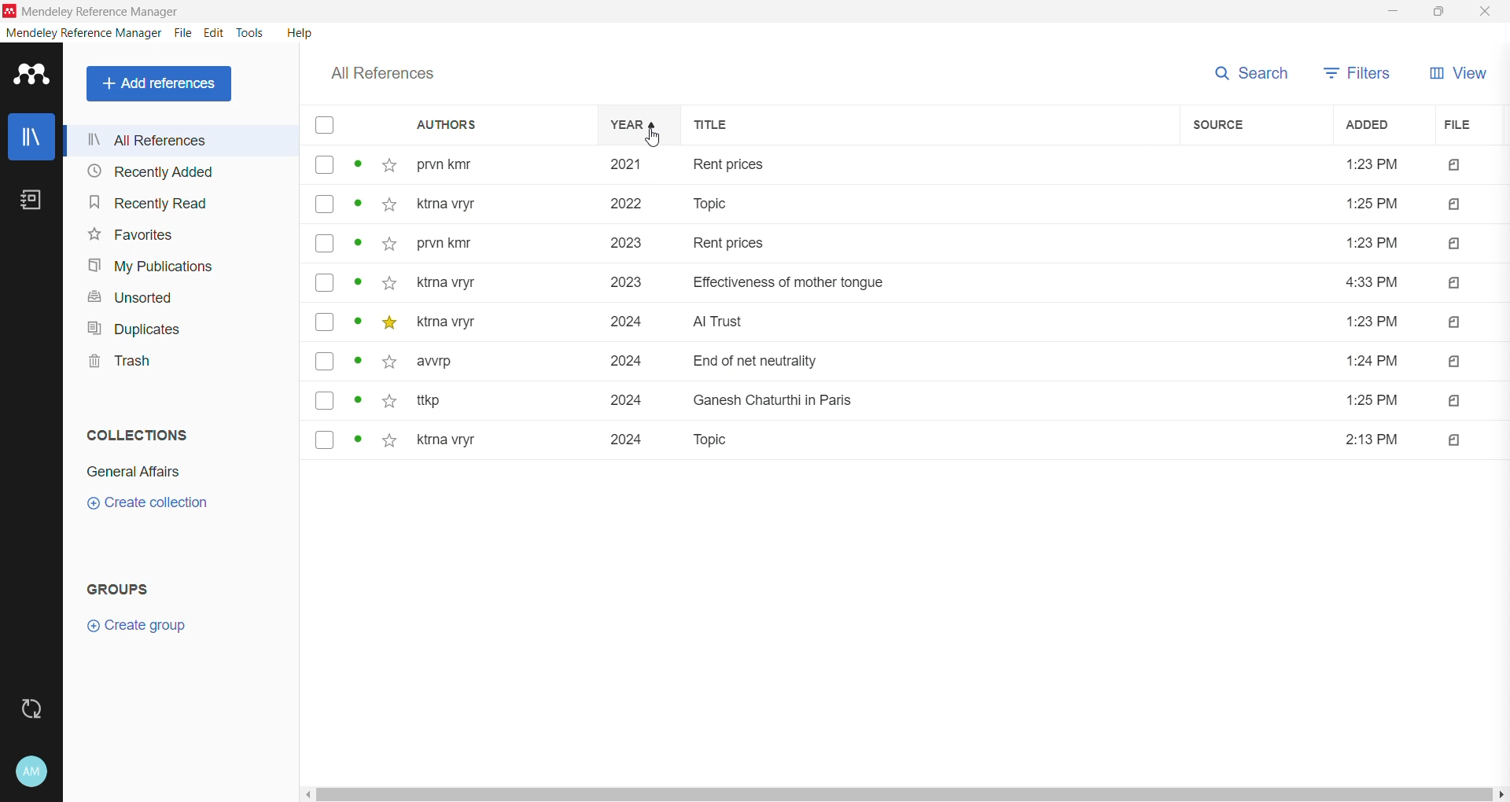 Image resolution: width=1510 pixels, height=802 pixels. What do you see at coordinates (445, 167) in the screenshot?
I see `prvn kmr` at bounding box center [445, 167].